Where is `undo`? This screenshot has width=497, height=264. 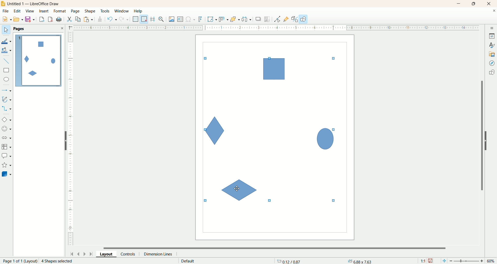 undo is located at coordinates (112, 19).